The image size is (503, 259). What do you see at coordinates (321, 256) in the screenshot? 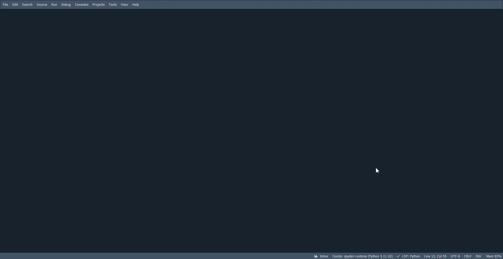
I see `Inline` at bounding box center [321, 256].